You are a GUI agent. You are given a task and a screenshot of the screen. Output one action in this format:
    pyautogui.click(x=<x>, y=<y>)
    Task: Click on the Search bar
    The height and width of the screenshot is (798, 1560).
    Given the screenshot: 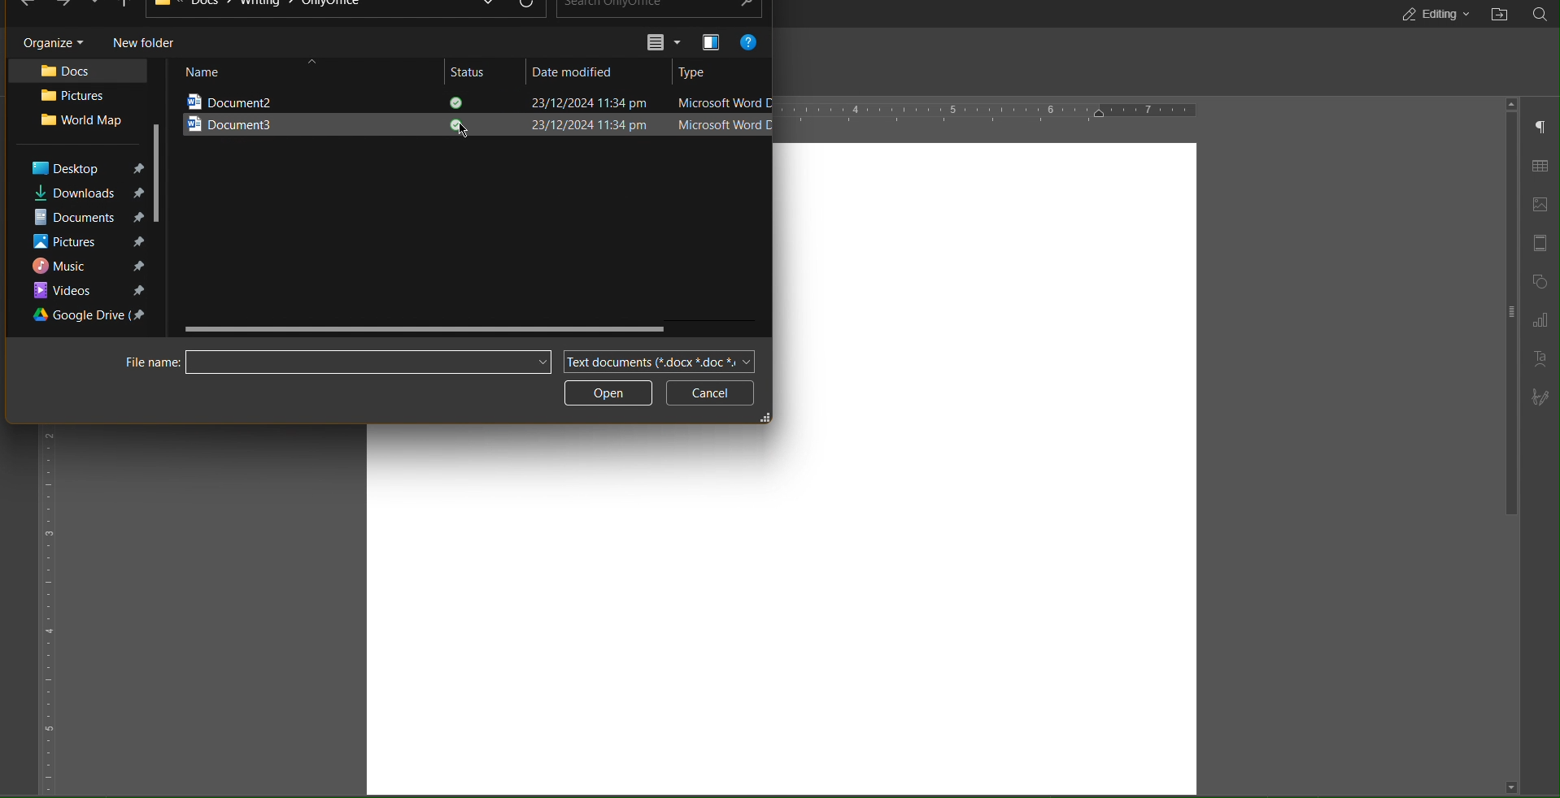 What is the action you would take?
    pyautogui.click(x=333, y=362)
    